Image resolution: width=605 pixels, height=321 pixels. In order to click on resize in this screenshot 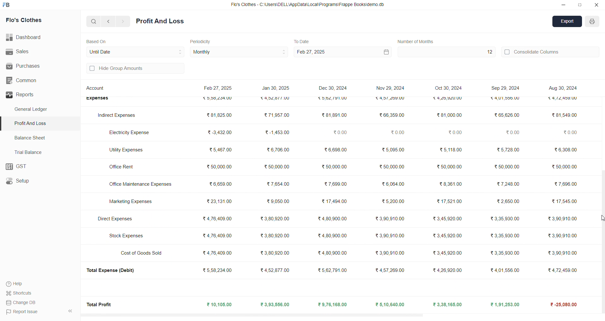, I will do `click(580, 5)`.